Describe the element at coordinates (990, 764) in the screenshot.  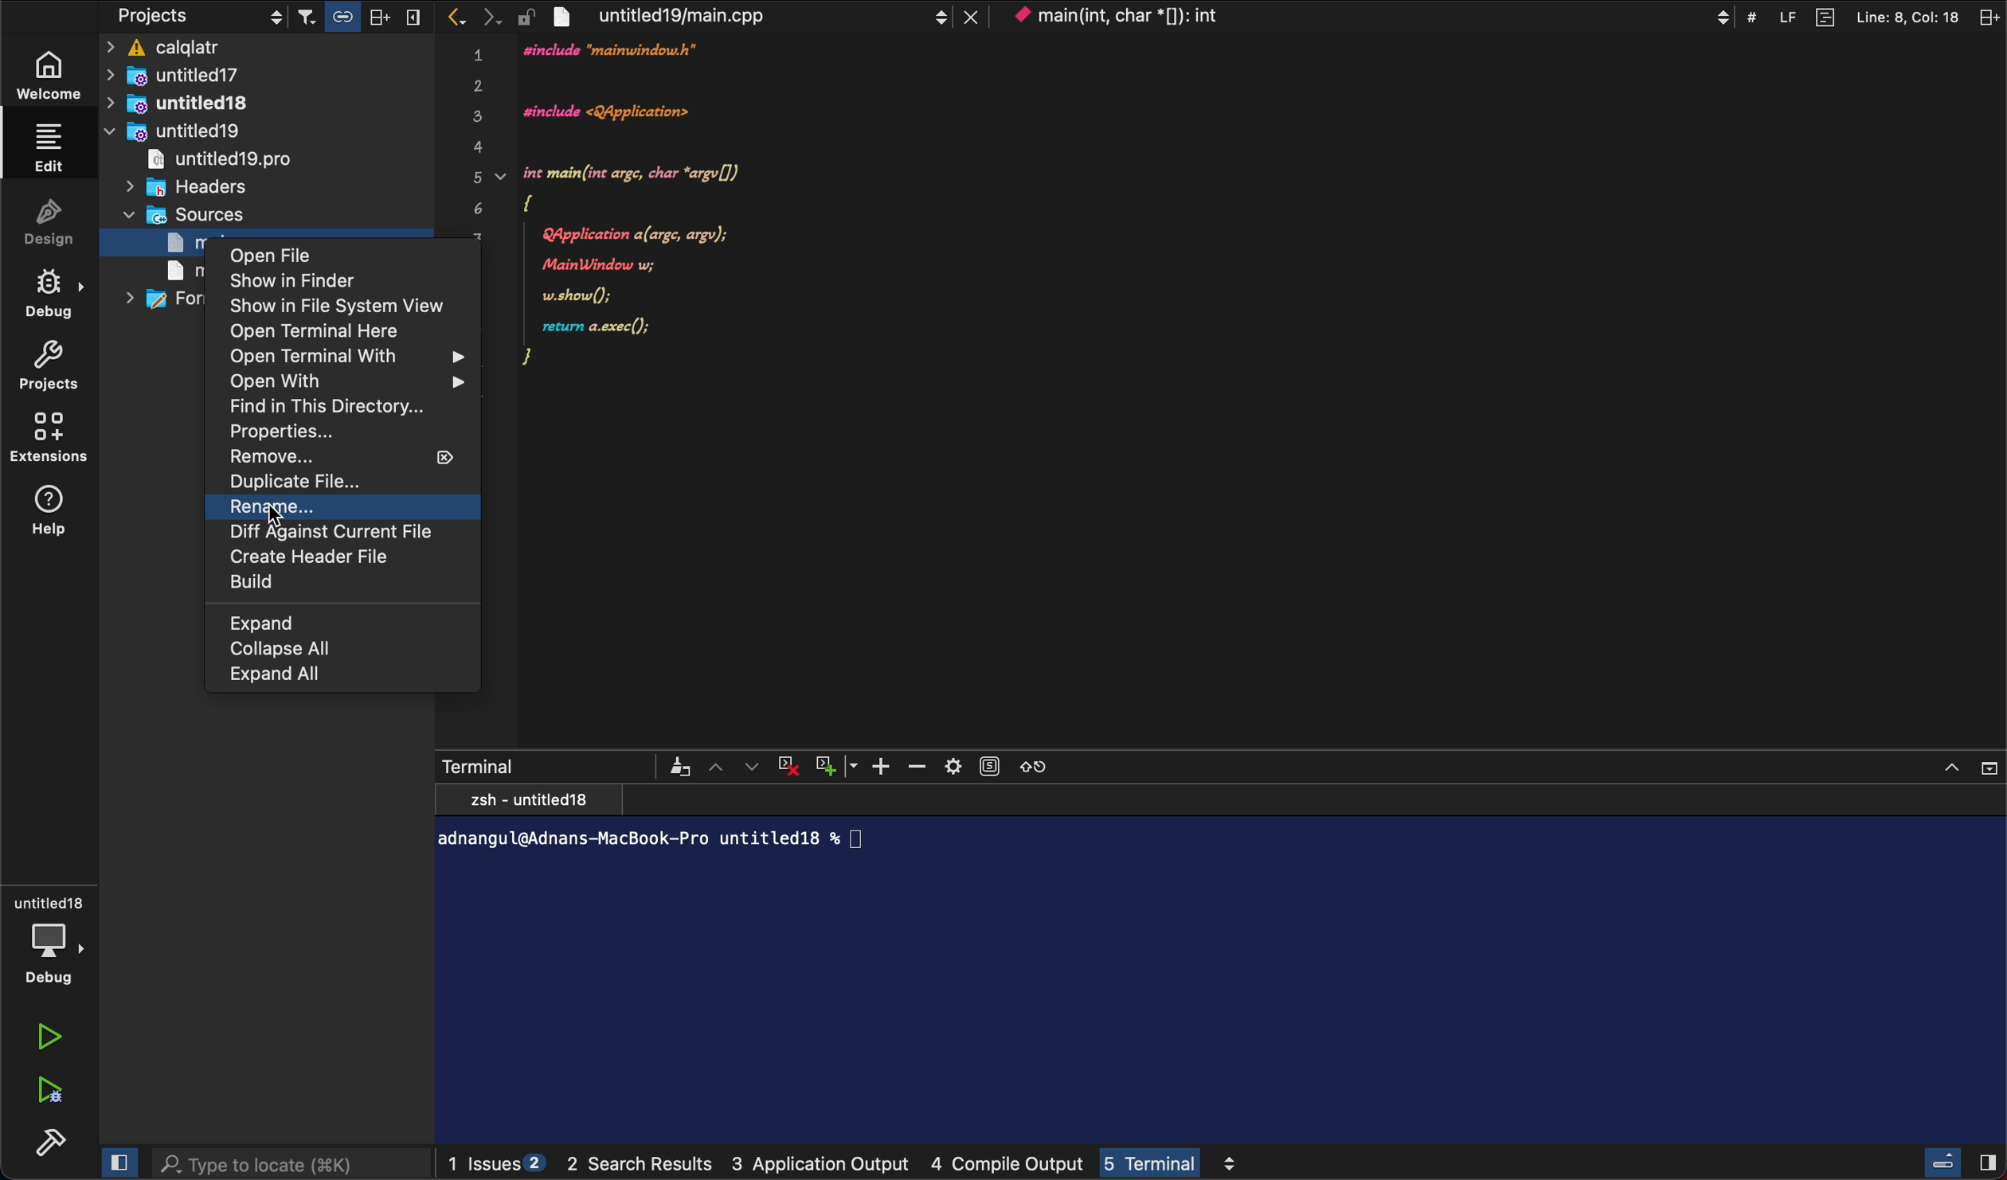
I see `Subtitles` at that location.